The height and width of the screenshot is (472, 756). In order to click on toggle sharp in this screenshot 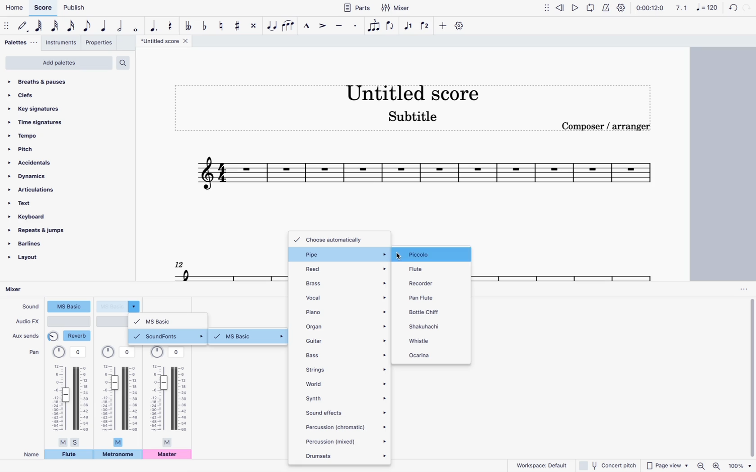, I will do `click(238, 27)`.